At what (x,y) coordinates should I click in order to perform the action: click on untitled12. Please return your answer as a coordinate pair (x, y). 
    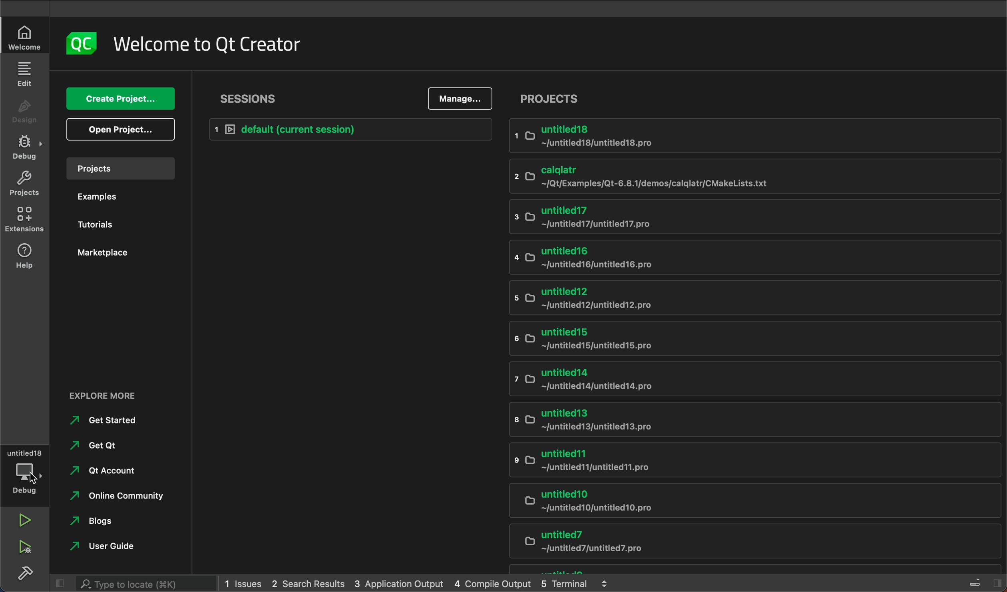
    Looking at the image, I should click on (717, 297).